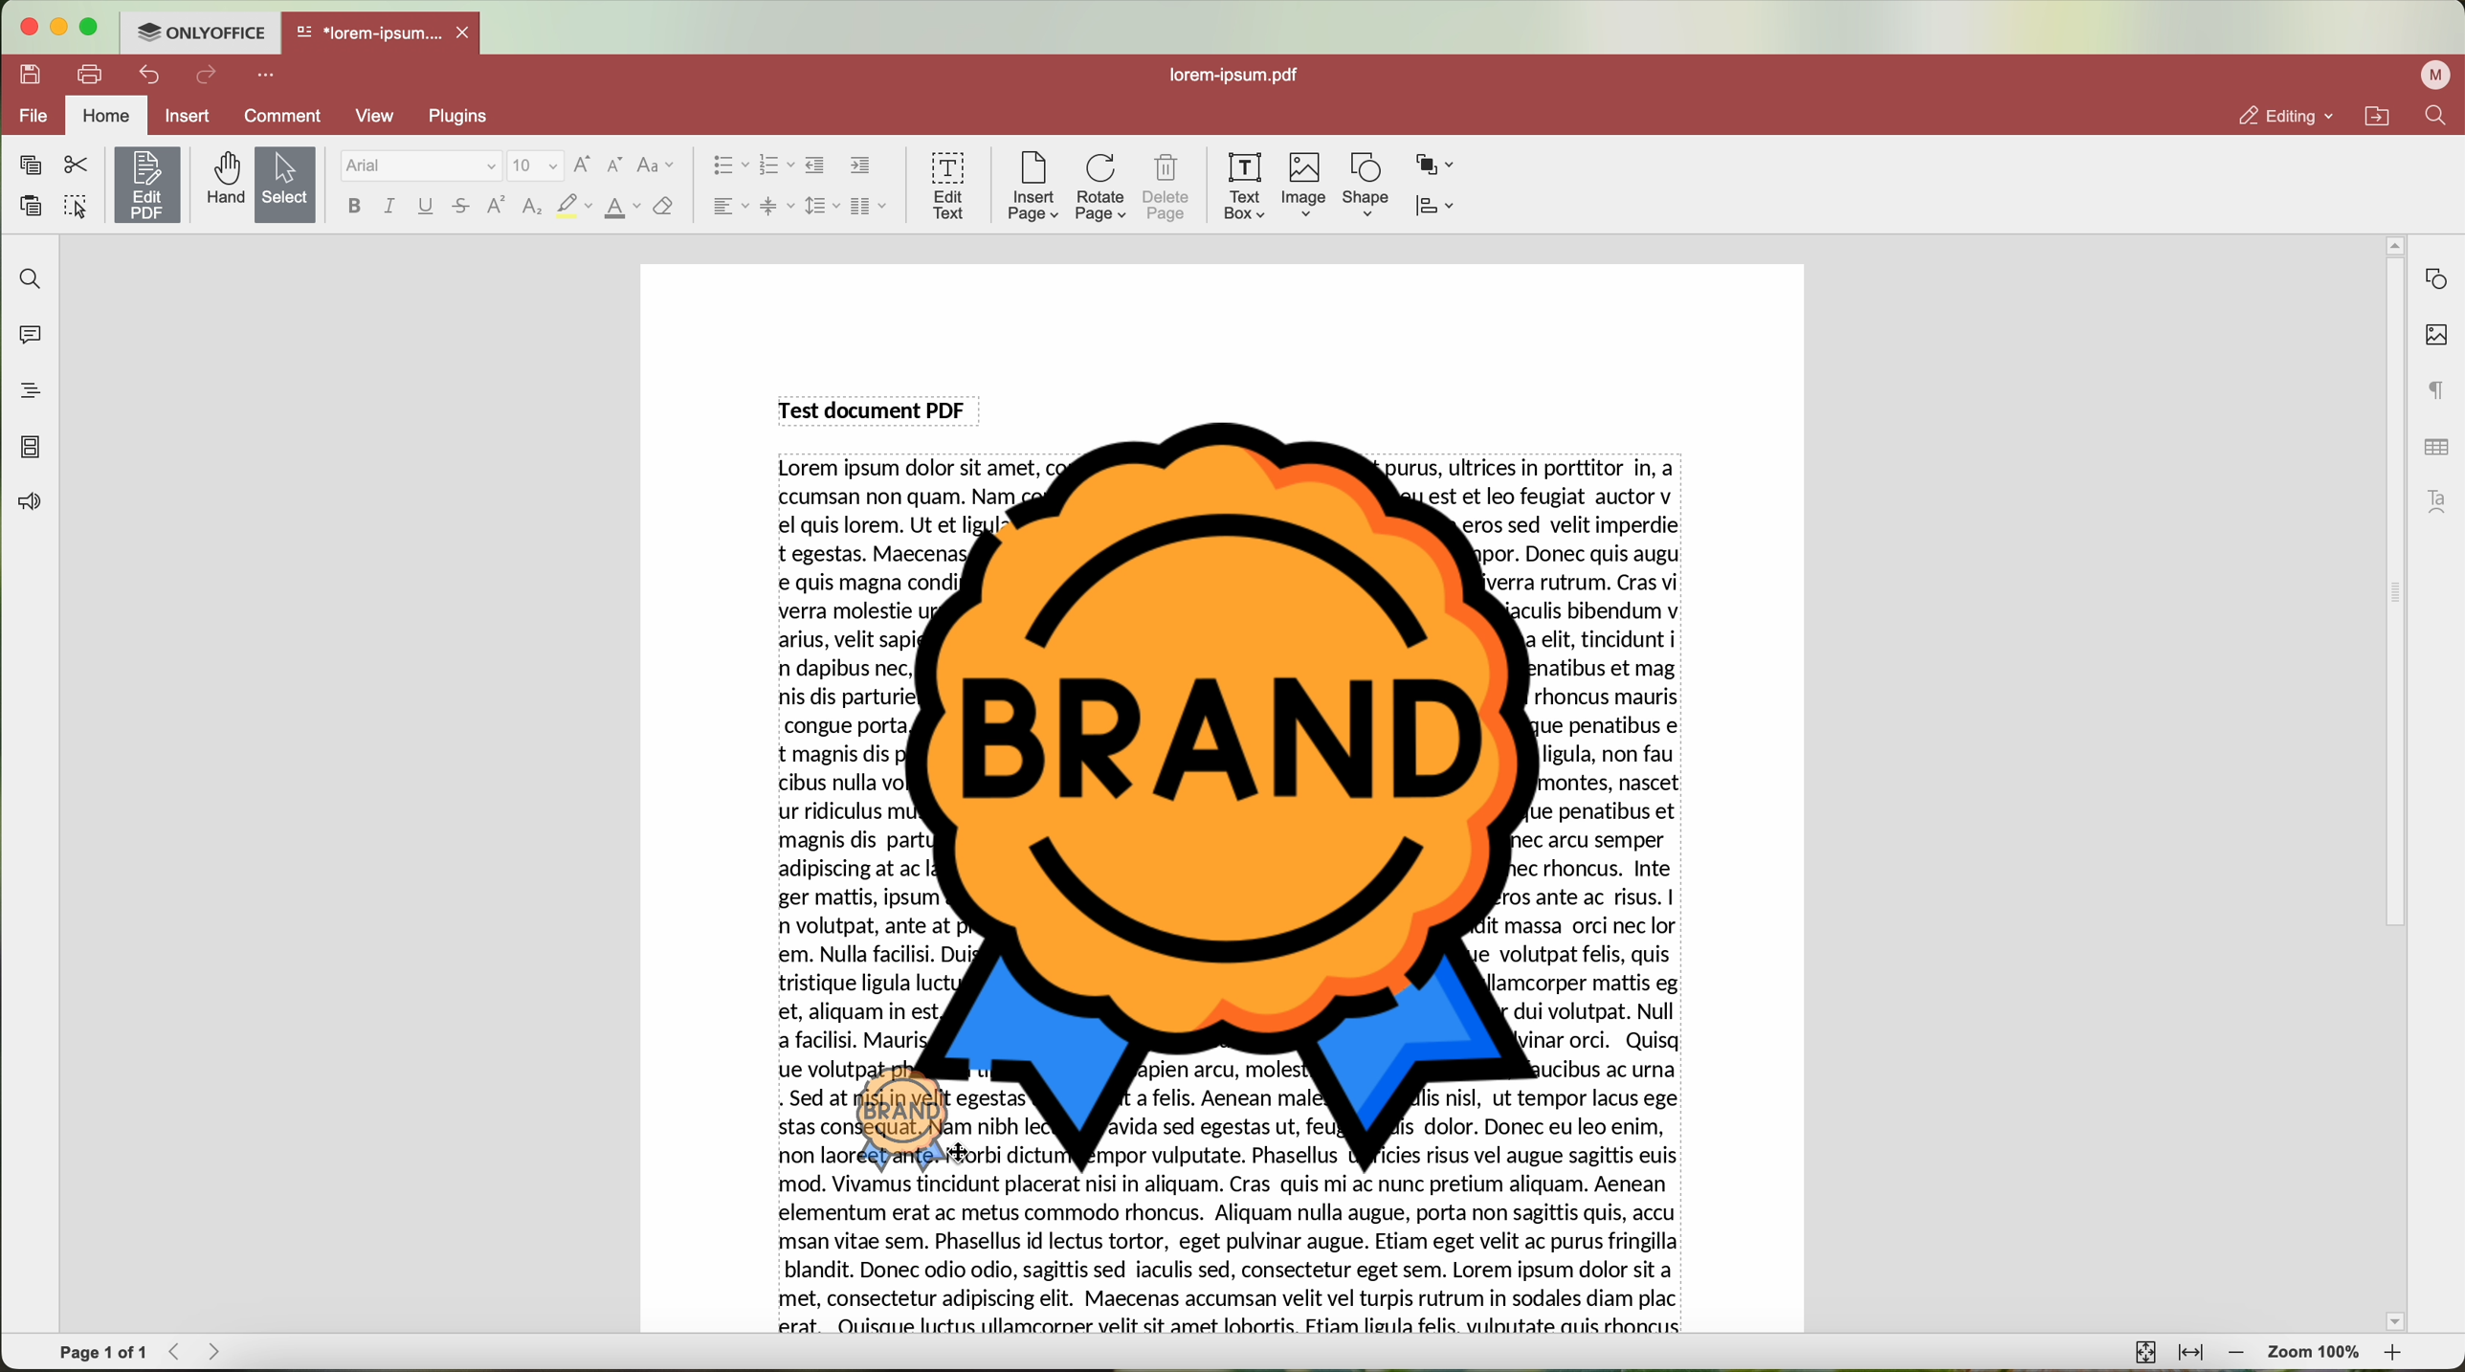 This screenshot has height=1372, width=2465. What do you see at coordinates (536, 166) in the screenshot?
I see `size font` at bounding box center [536, 166].